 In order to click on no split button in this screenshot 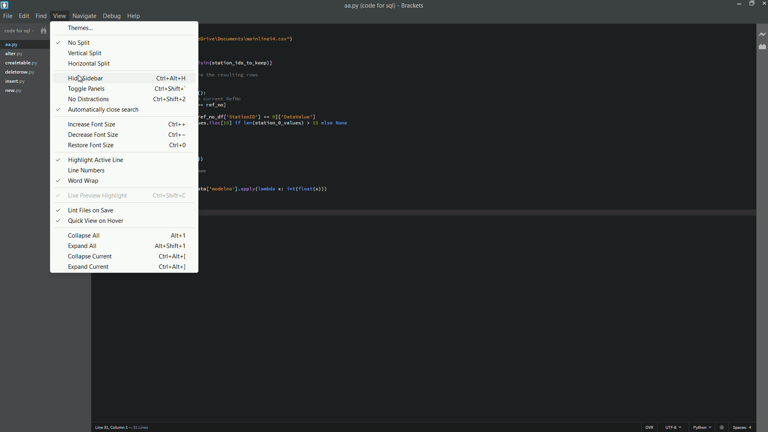, I will do `click(80, 43)`.